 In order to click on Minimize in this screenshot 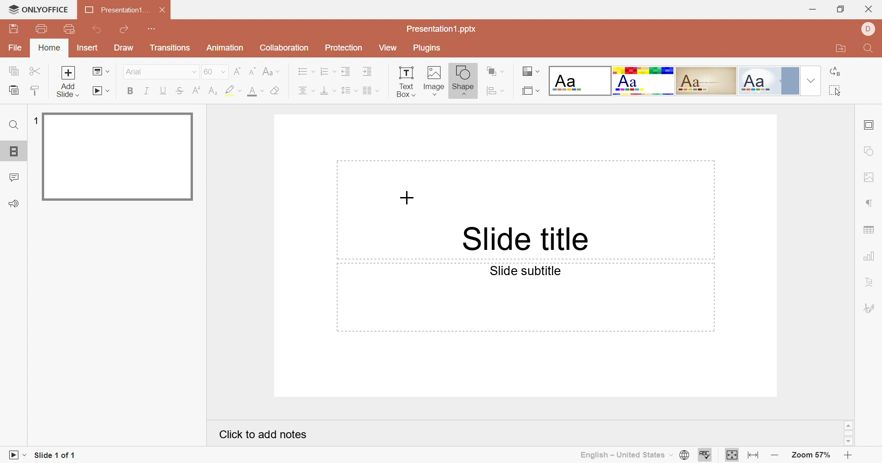, I will do `click(814, 10)`.